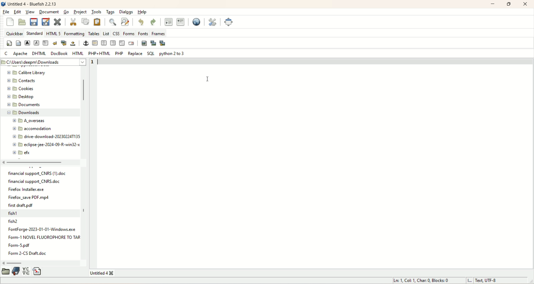 The height and width of the screenshot is (284, 534). Describe the element at coordinates (43, 222) in the screenshot. I see `fish2` at that location.